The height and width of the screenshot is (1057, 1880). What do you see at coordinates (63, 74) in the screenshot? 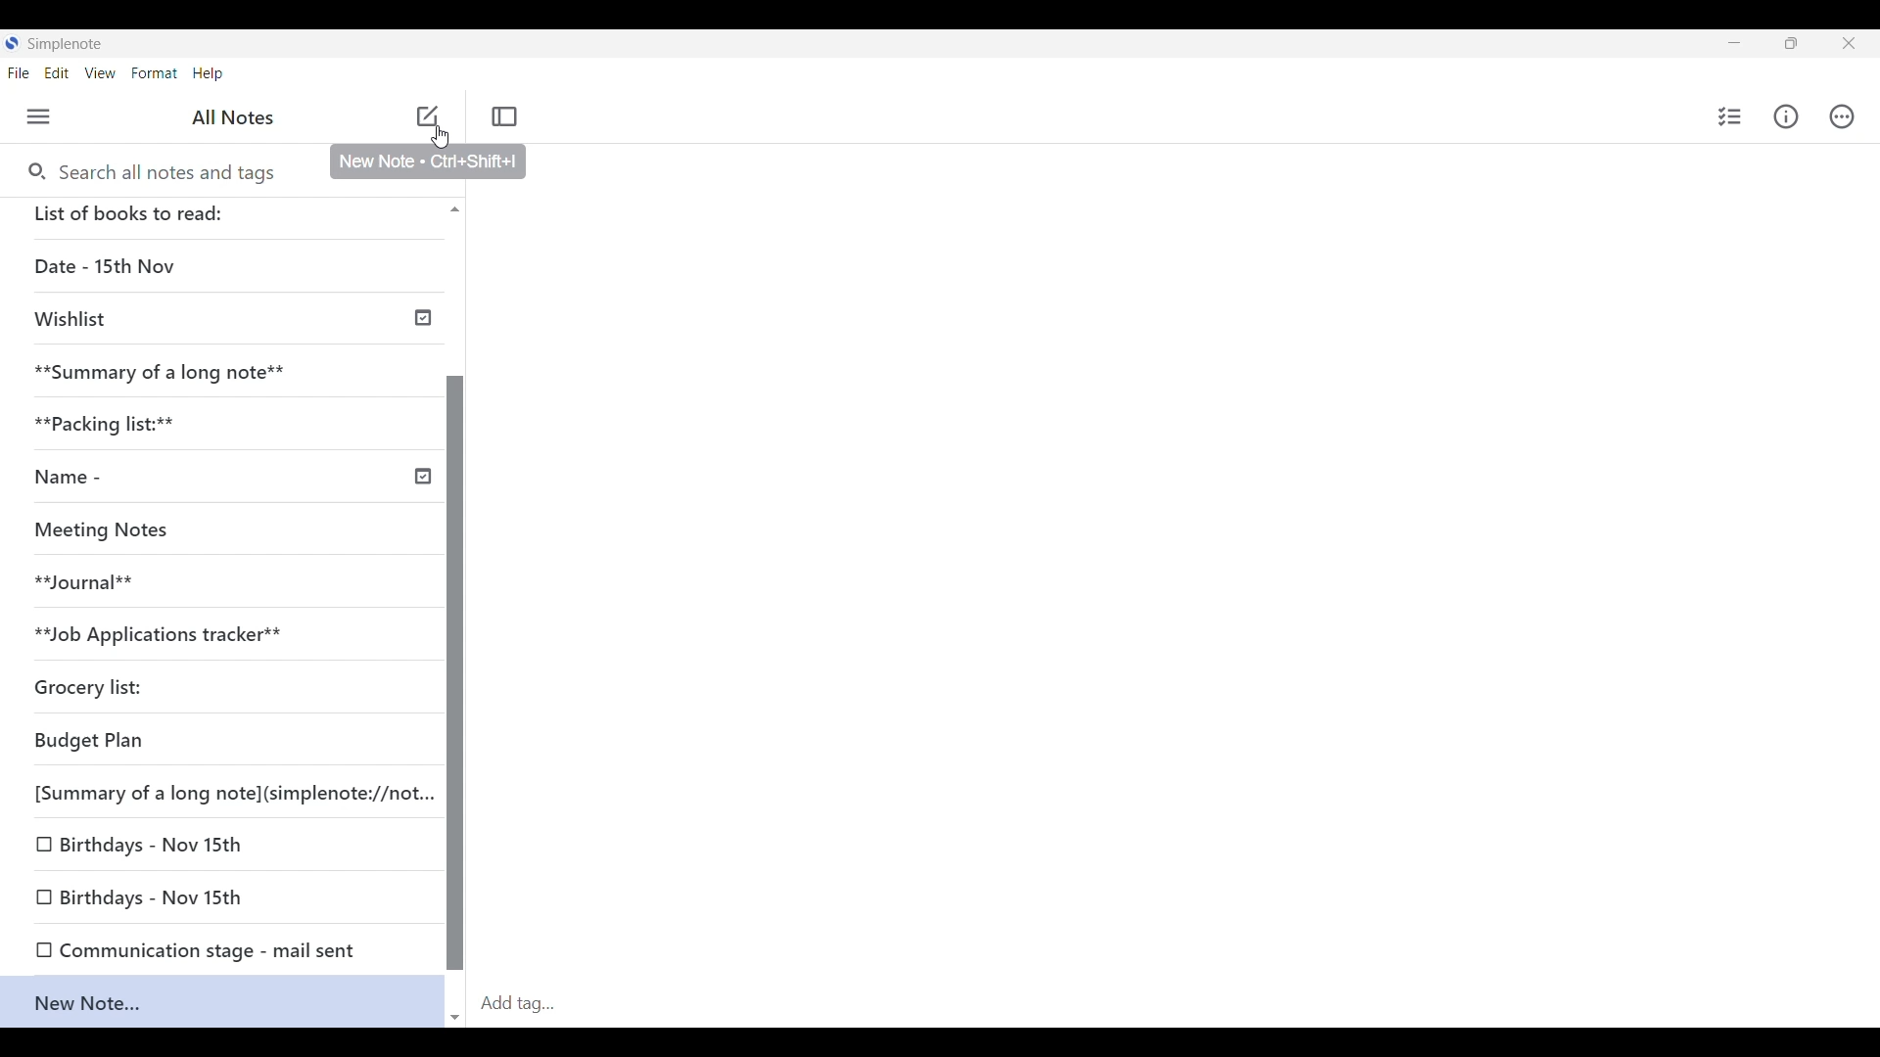
I see `Edit` at bounding box center [63, 74].